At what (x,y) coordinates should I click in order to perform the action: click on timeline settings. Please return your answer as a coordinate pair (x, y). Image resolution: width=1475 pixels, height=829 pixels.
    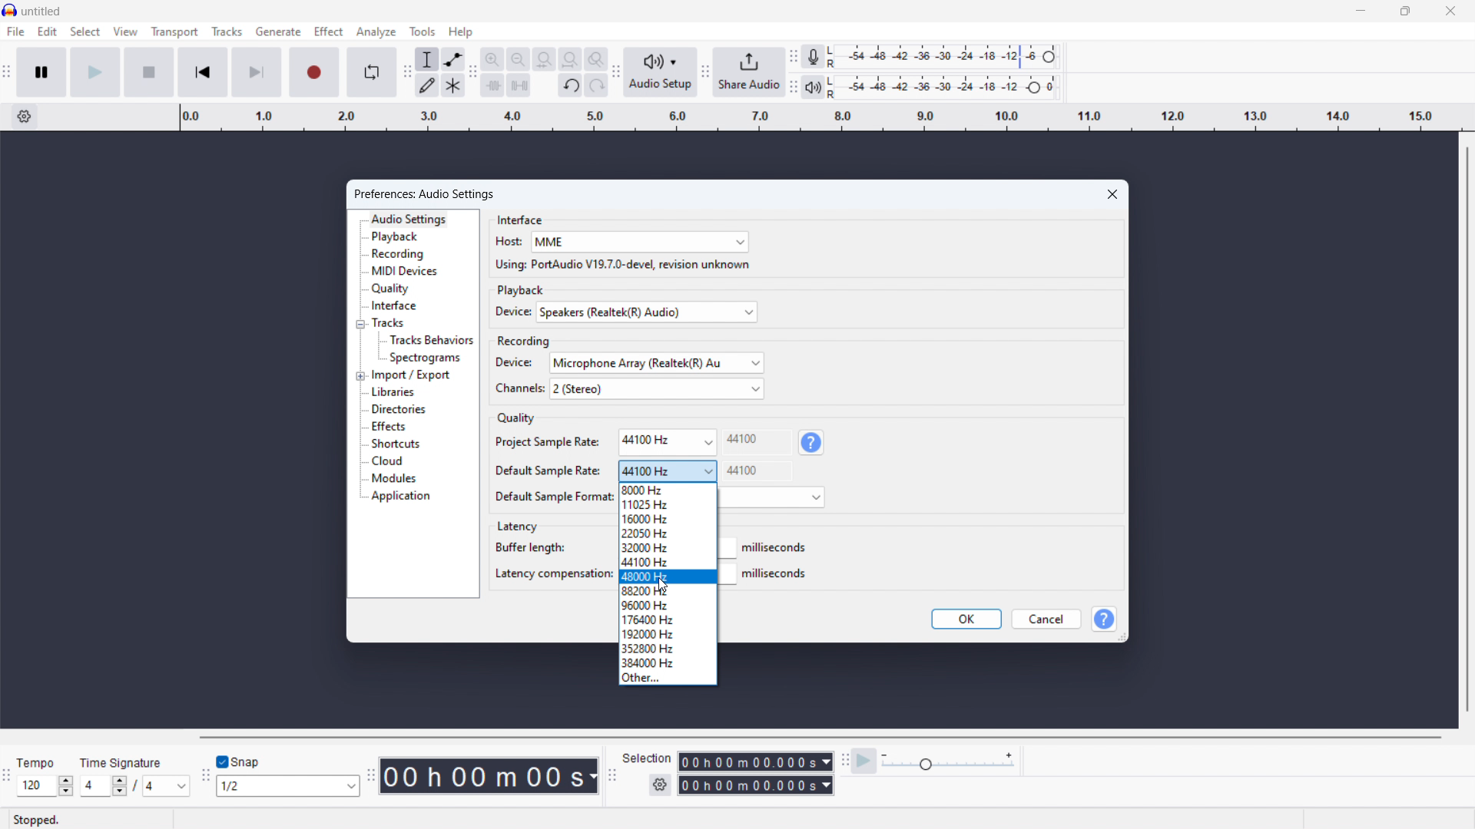
    Looking at the image, I should click on (24, 117).